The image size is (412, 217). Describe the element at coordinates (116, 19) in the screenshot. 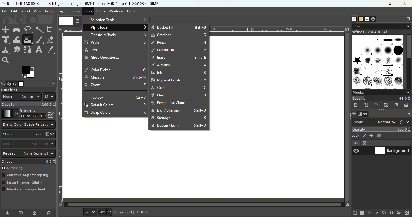

I see `Selection tools` at that location.